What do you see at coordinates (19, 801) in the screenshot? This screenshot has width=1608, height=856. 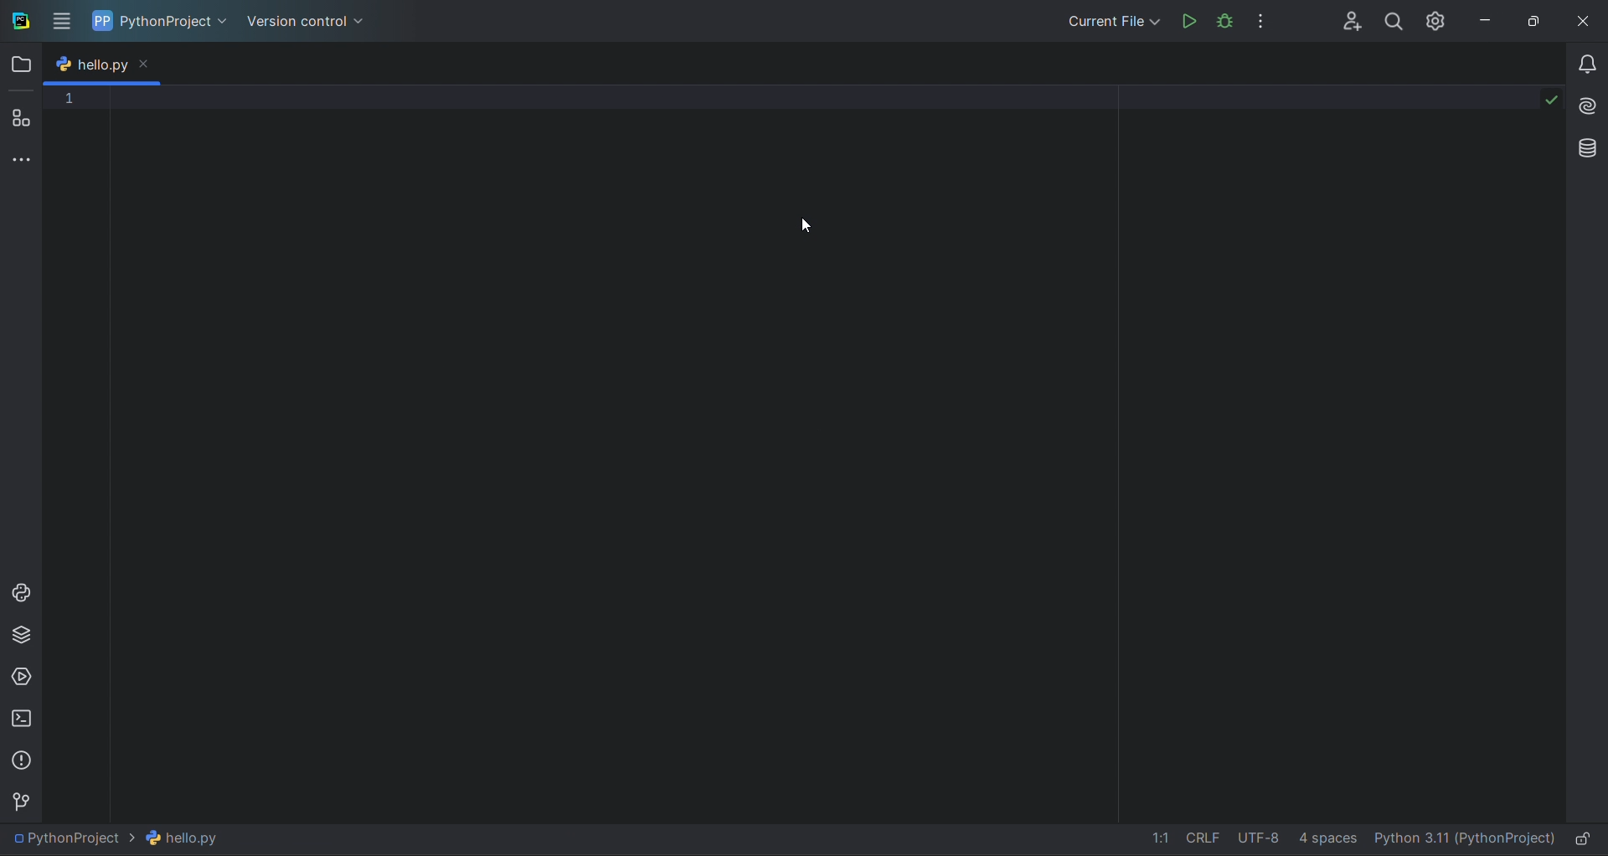 I see `version control` at bounding box center [19, 801].